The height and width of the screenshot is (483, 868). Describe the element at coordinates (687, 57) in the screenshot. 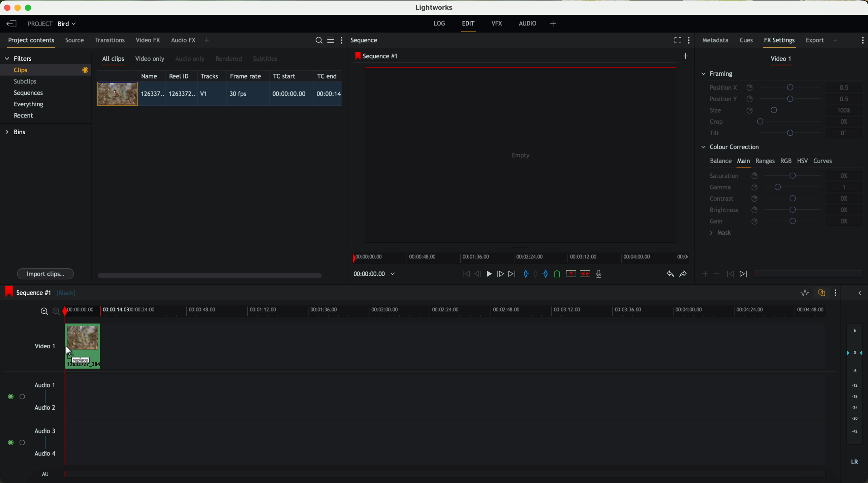

I see `create a new sequence` at that location.